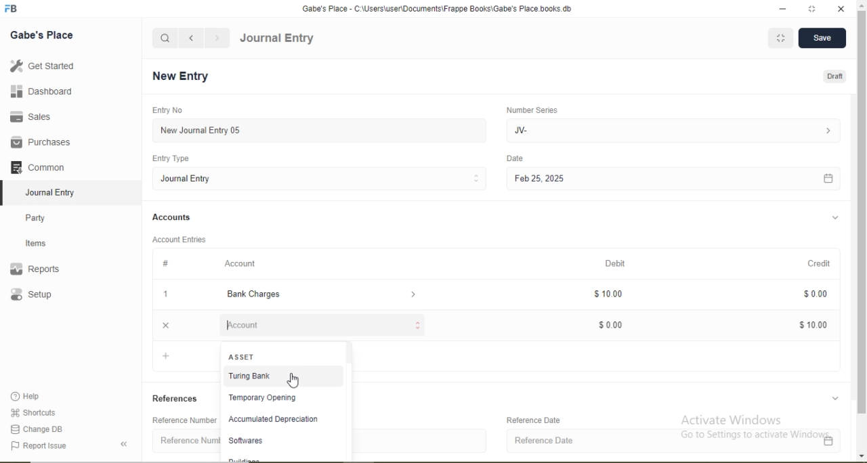 Image resolution: width=867 pixels, height=463 pixels. I want to click on Number Series, so click(536, 110).